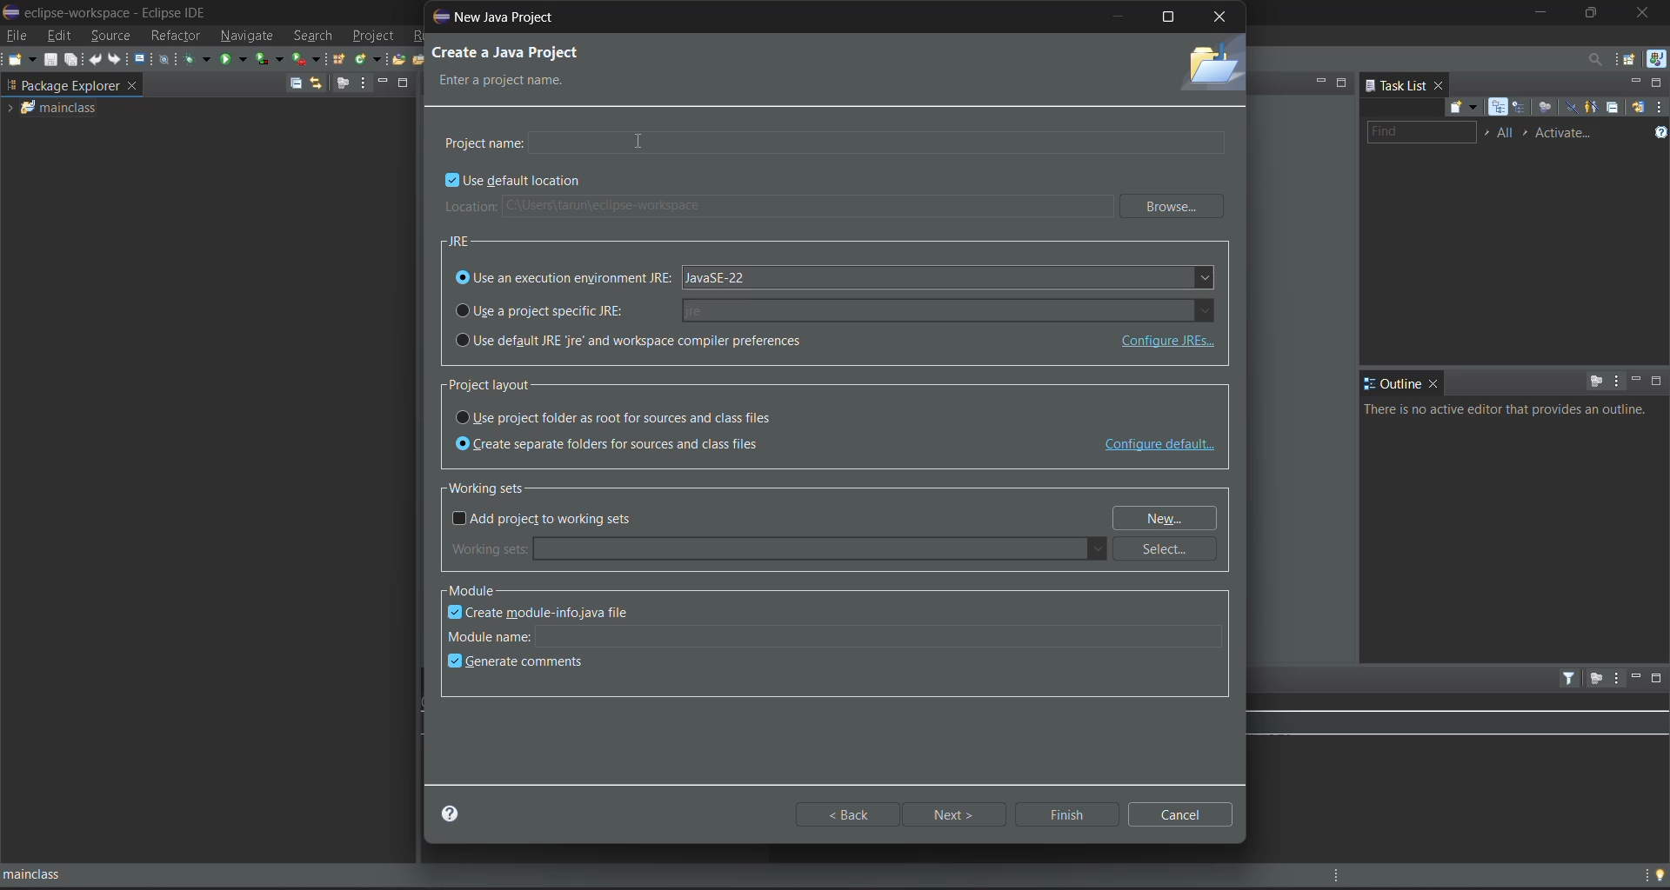 The width and height of the screenshot is (1670, 890). Describe the element at coordinates (316, 83) in the screenshot. I see `link with editor` at that location.